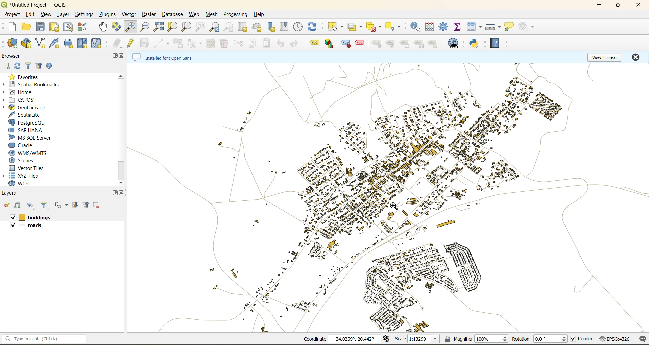  Describe the element at coordinates (46, 205) in the screenshot. I see `filter` at that location.